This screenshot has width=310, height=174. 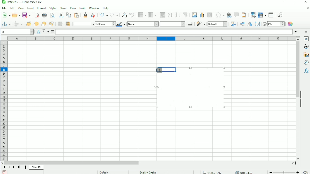 What do you see at coordinates (257, 24) in the screenshot?
I see `Rotate` at bounding box center [257, 24].